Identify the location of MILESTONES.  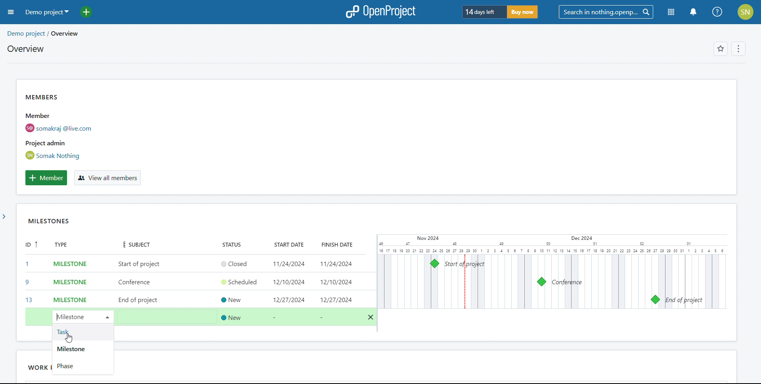
(59, 223).